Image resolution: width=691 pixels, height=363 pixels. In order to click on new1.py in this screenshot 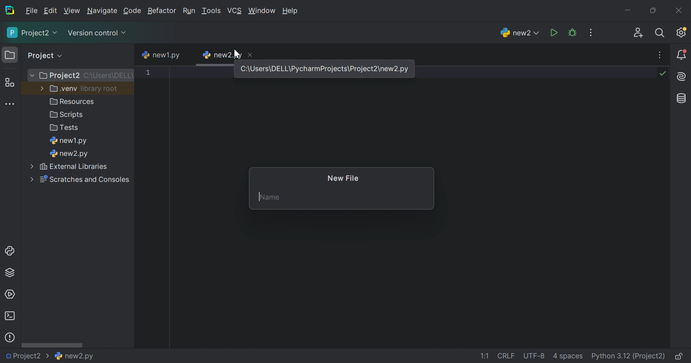, I will do `click(69, 141)`.